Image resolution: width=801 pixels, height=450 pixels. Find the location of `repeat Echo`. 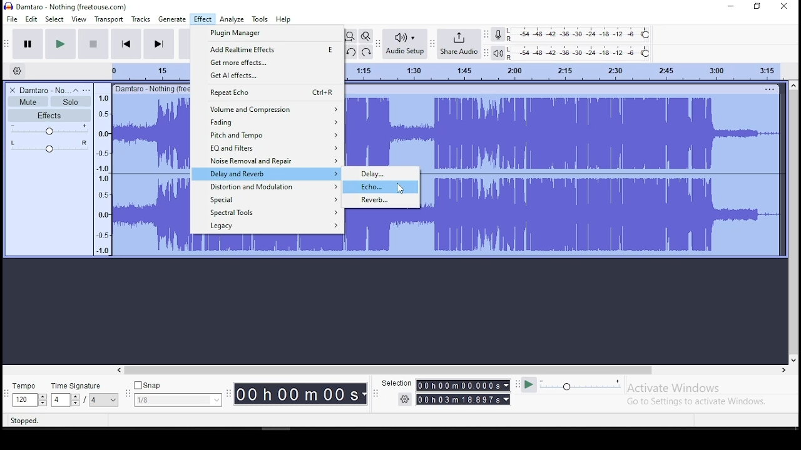

repeat Echo is located at coordinates (266, 92).